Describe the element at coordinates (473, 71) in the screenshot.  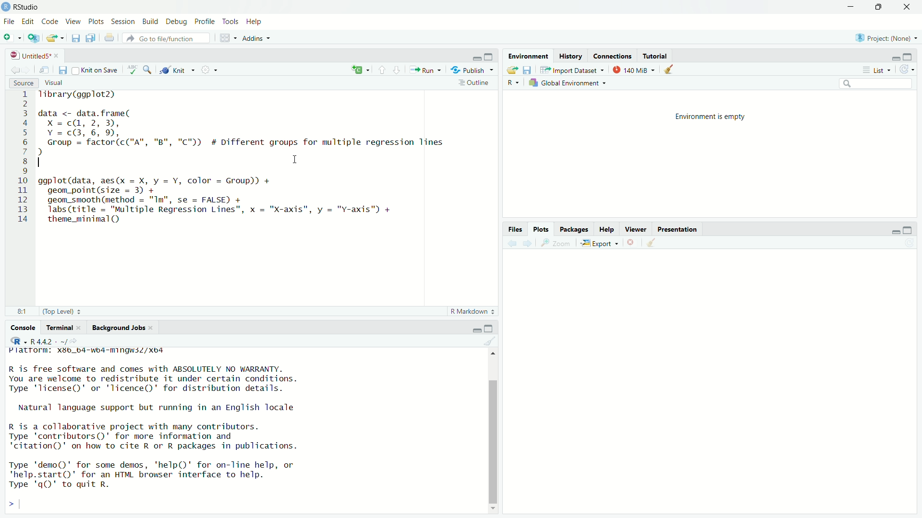
I see `Publish ~` at that location.